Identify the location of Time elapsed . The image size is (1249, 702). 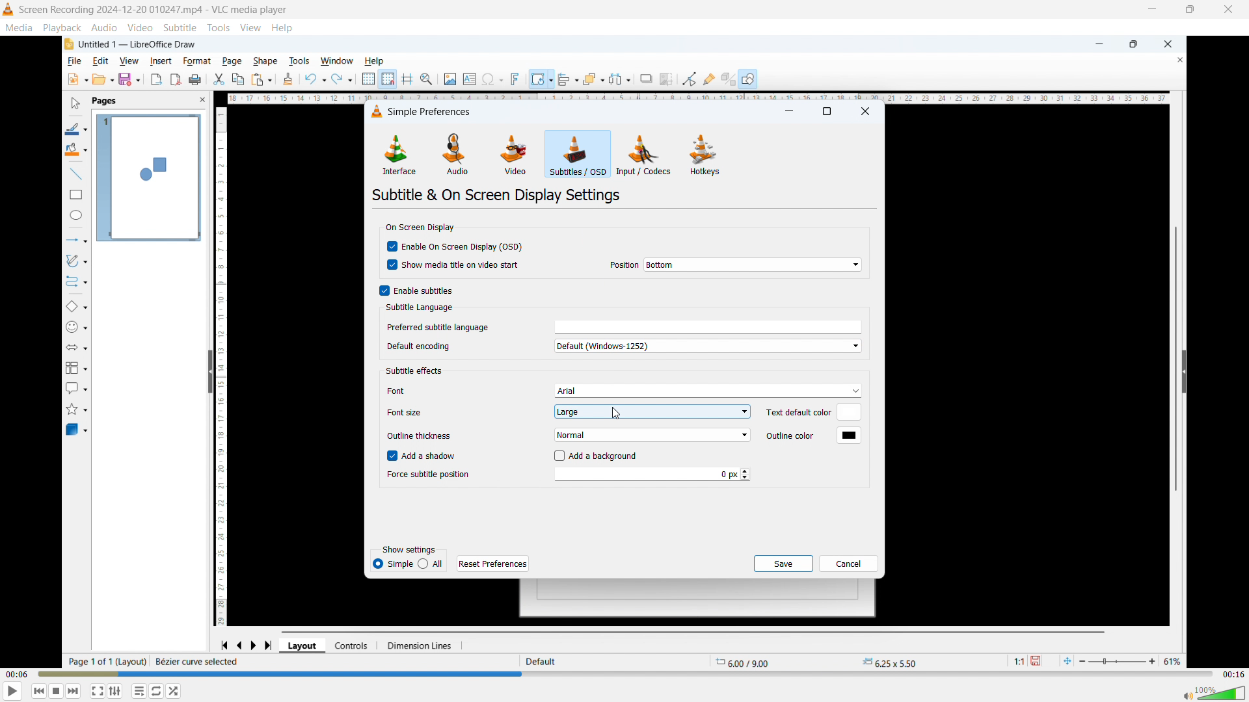
(17, 673).